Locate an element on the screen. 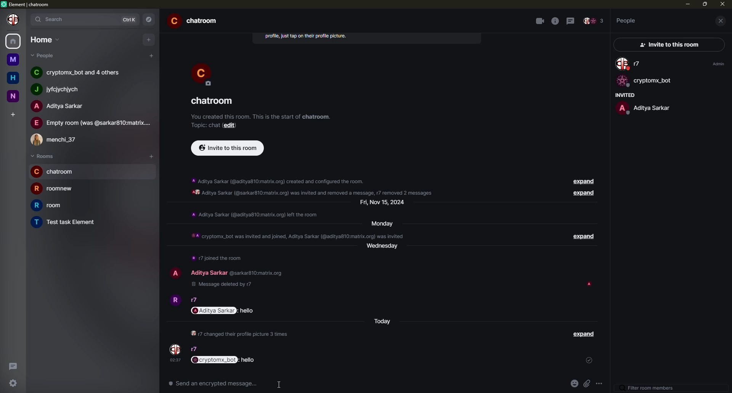 The image size is (732, 393). add is located at coordinates (14, 114).